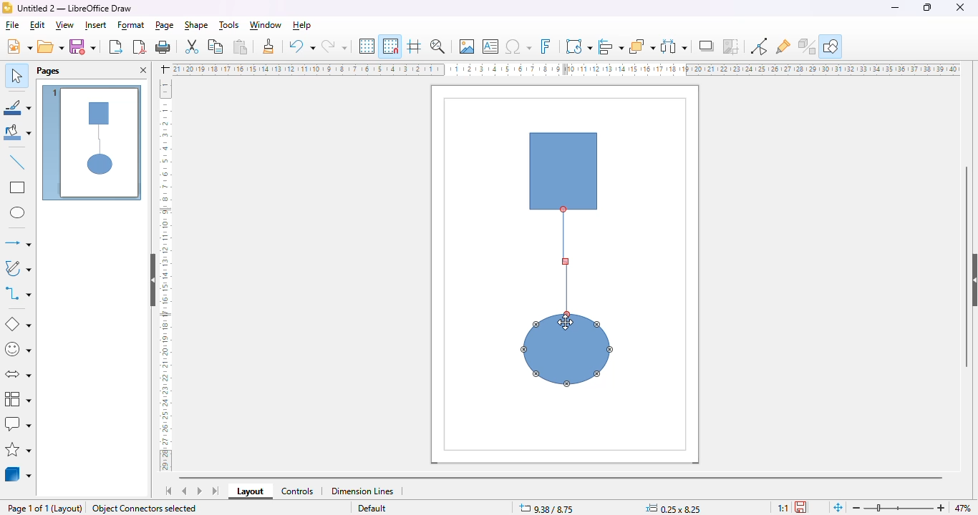  What do you see at coordinates (38, 26) in the screenshot?
I see `edit` at bounding box center [38, 26].